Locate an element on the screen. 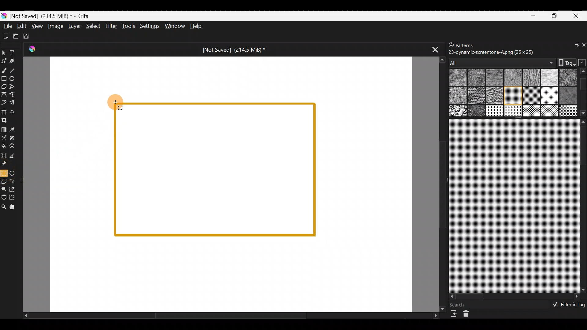 The width and height of the screenshot is (587, 330). Polyline tool is located at coordinates (13, 87).